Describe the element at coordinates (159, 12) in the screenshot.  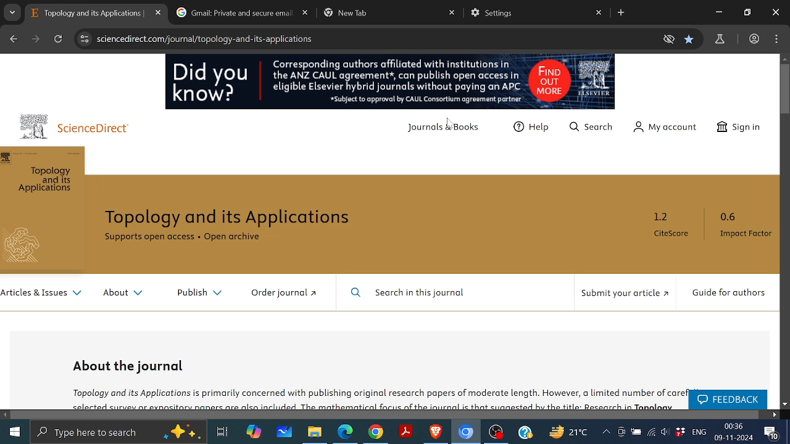
I see `Close 1st tab` at that location.